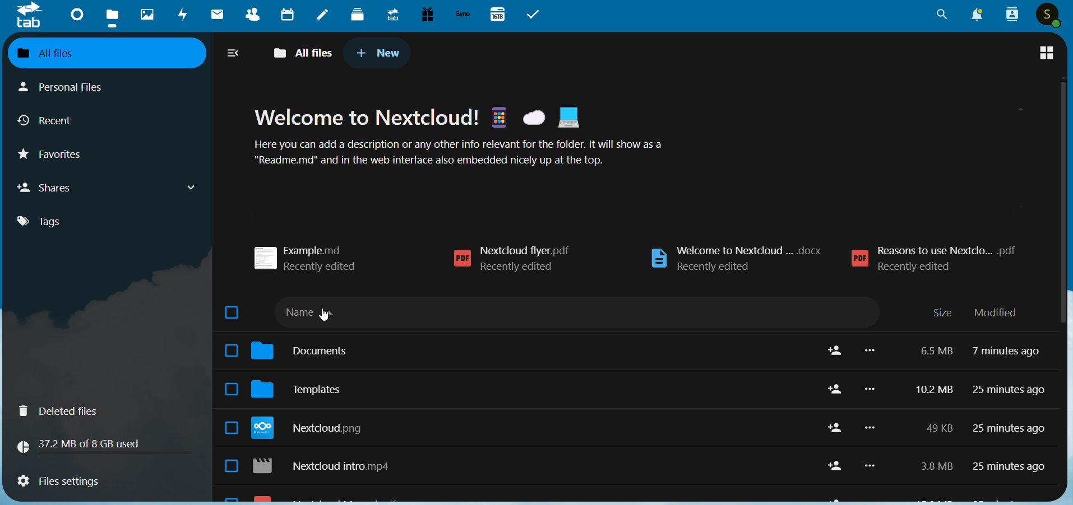  I want to click on Photos, so click(146, 14).